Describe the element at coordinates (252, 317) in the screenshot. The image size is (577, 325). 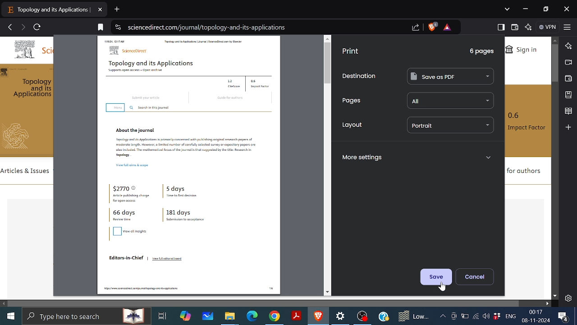
I see `Microsoft edge` at that location.